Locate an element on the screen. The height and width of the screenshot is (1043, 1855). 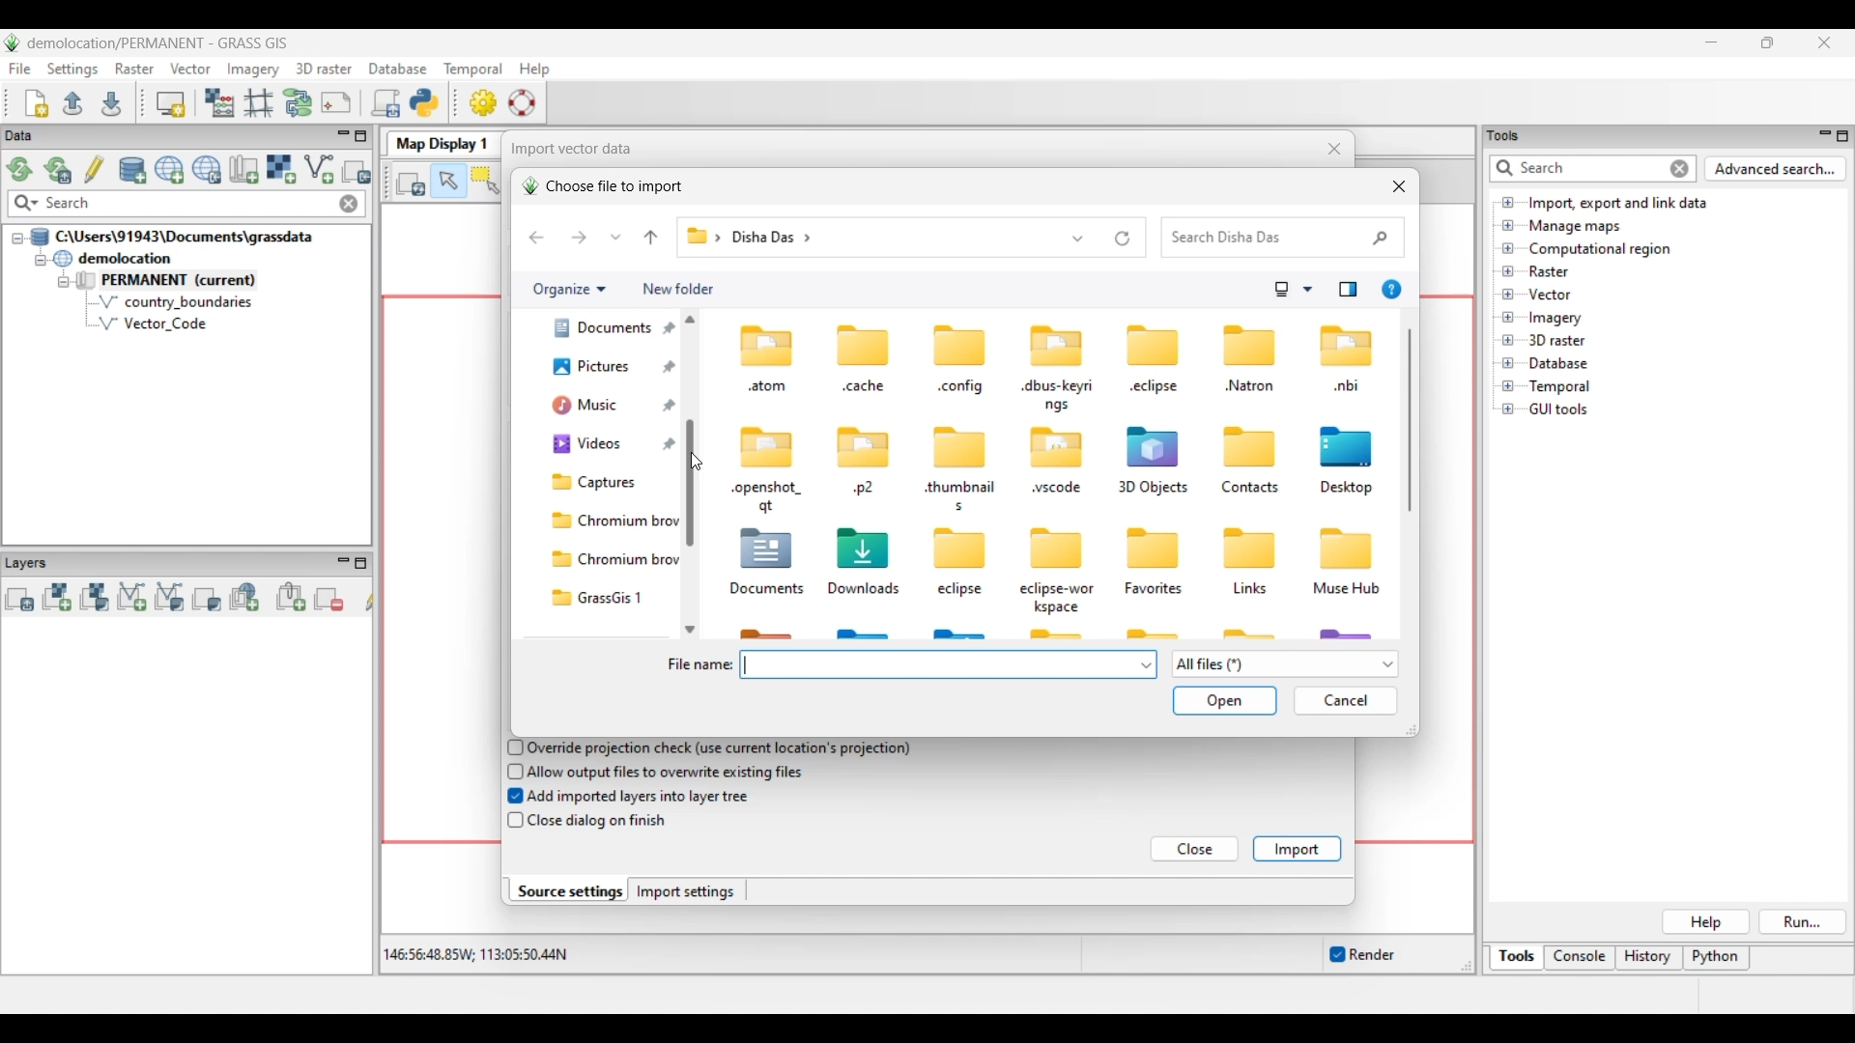
Add group is located at coordinates (291, 597).